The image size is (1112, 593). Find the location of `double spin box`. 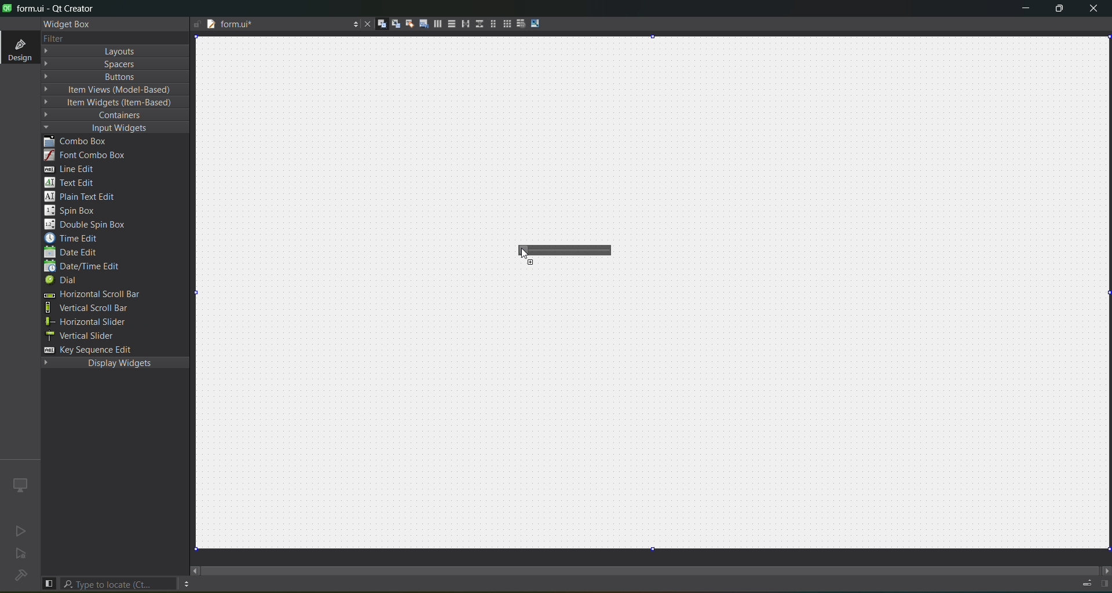

double spin box is located at coordinates (96, 224).